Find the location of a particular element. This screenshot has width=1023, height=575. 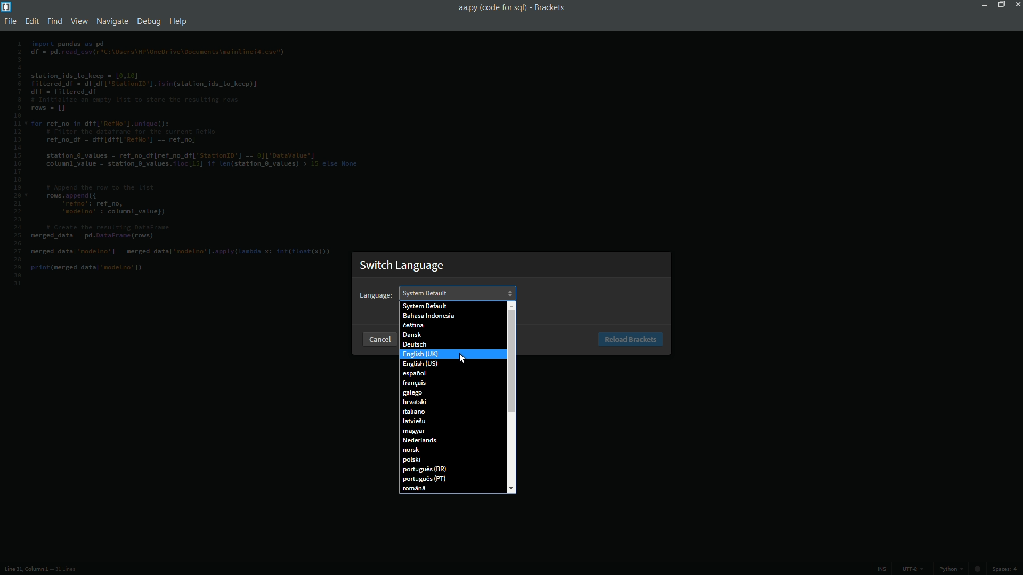

app name is located at coordinates (549, 7).